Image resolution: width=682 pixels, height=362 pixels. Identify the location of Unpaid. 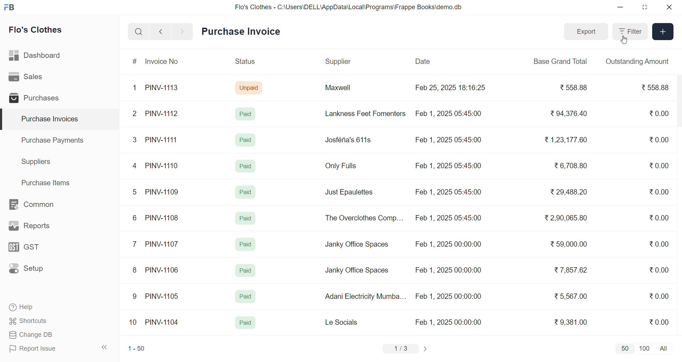
(250, 87).